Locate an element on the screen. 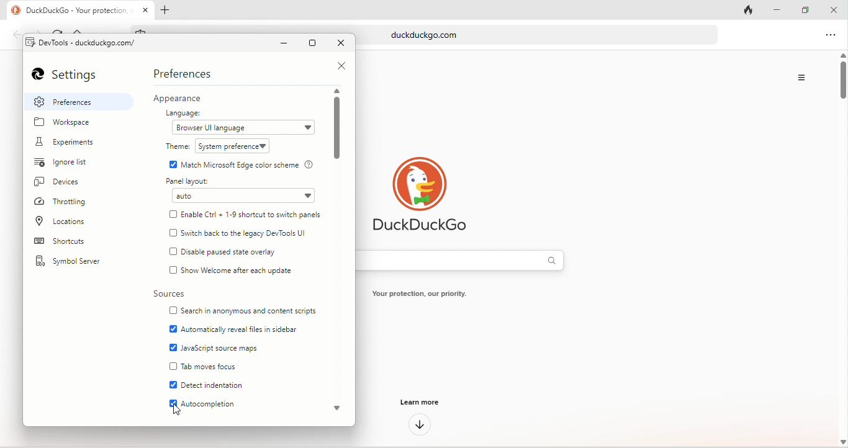  autocompletion is located at coordinates (212, 405).